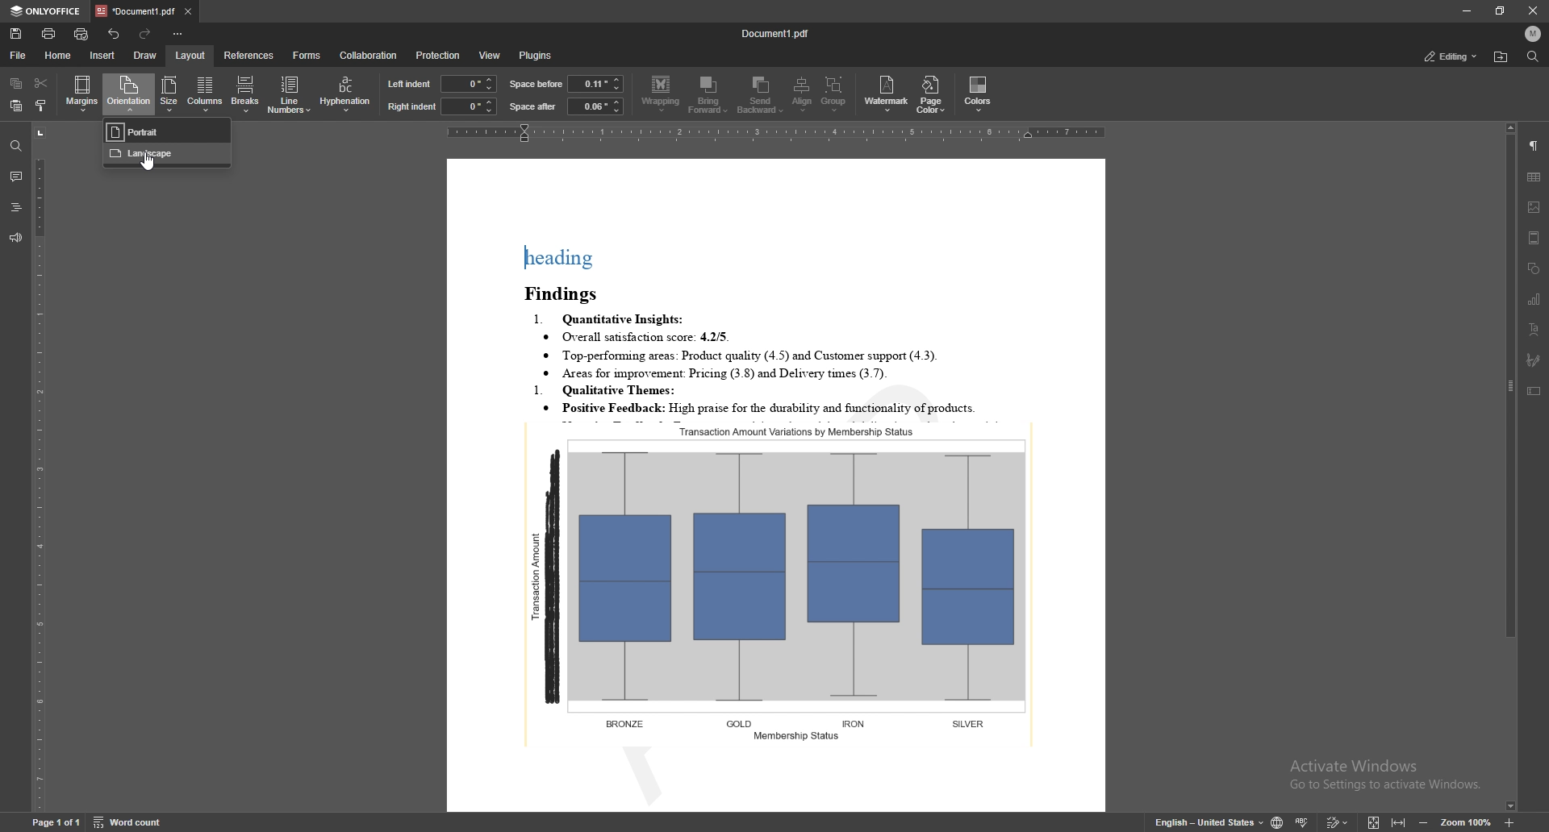  I want to click on undo, so click(115, 34).